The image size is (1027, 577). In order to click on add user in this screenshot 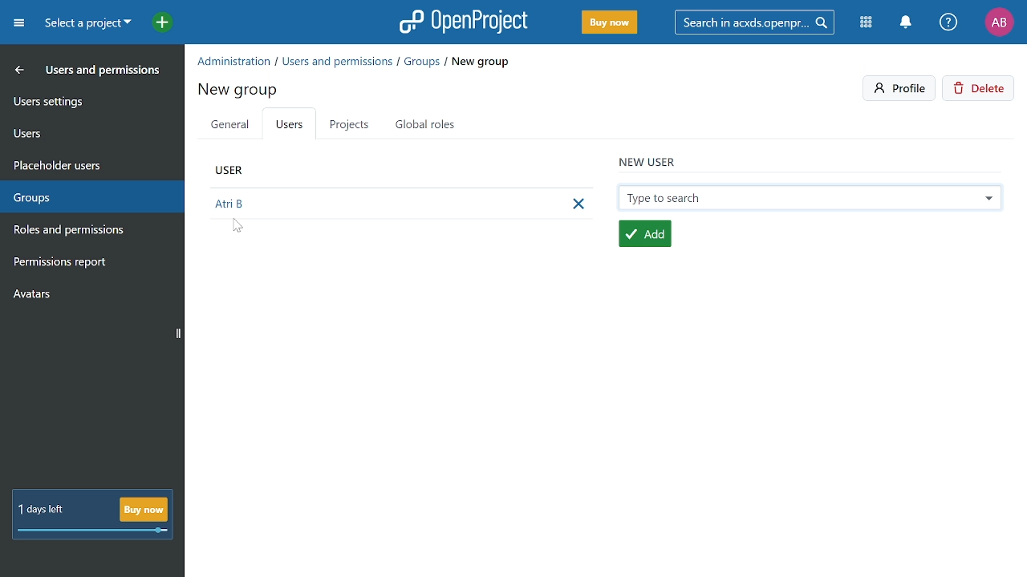, I will do `click(643, 232)`.